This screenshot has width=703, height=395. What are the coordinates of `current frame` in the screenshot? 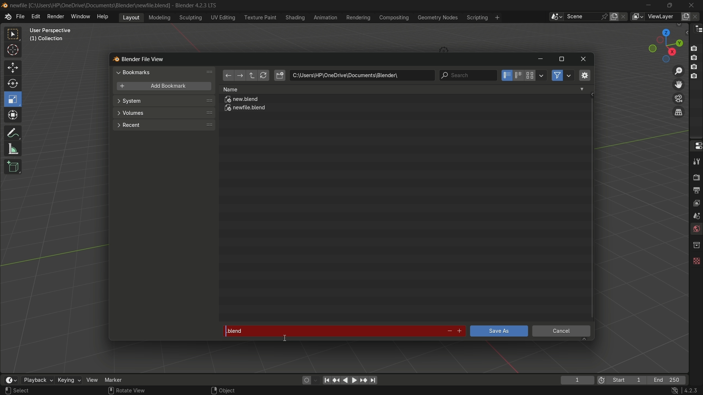 It's located at (577, 380).